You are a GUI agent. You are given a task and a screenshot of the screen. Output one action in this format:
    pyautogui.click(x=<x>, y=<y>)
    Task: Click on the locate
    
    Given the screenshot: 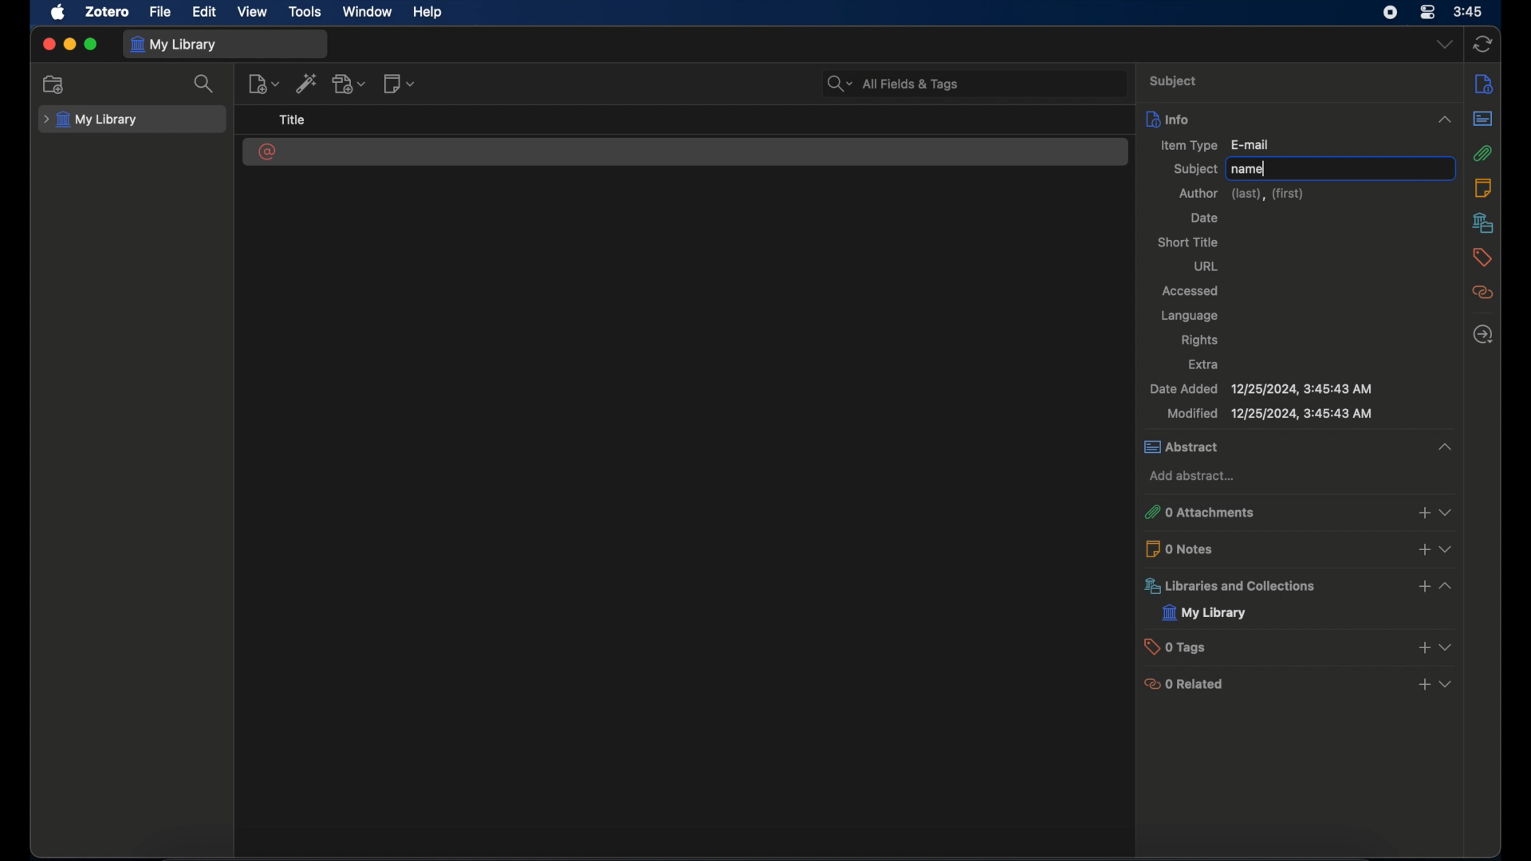 What is the action you would take?
    pyautogui.click(x=1482, y=335)
    